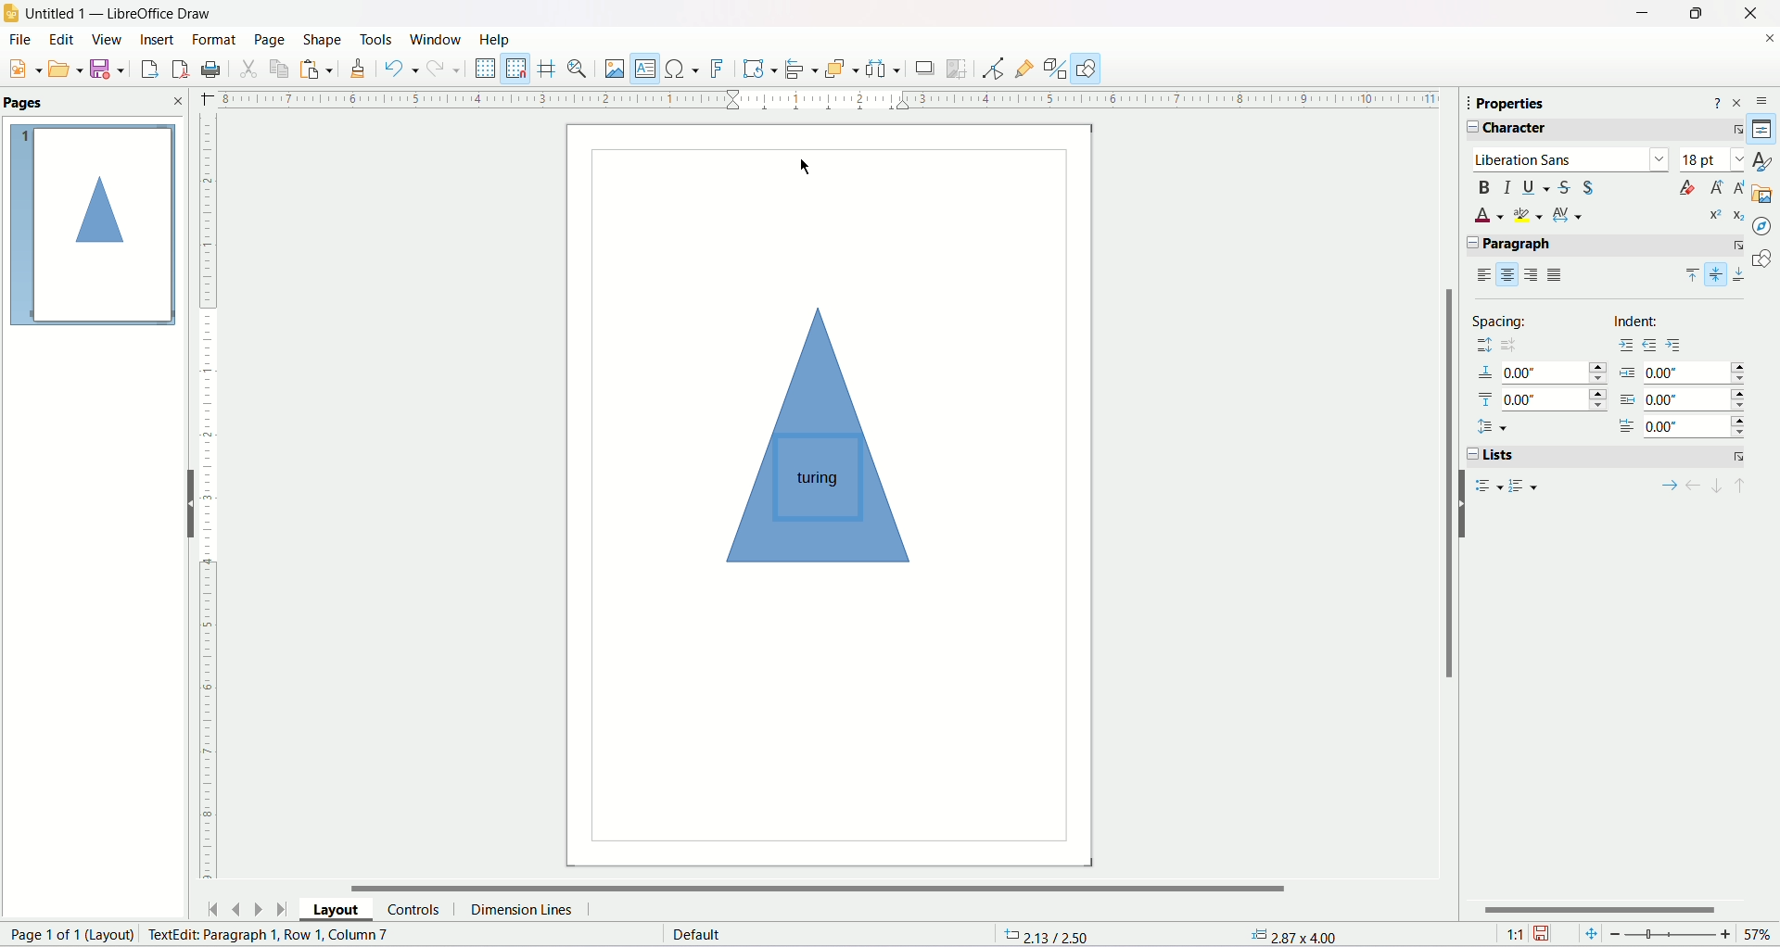 The height and width of the screenshot is (947, 1780). Describe the element at coordinates (1602, 908) in the screenshot. I see `Slider` at that location.